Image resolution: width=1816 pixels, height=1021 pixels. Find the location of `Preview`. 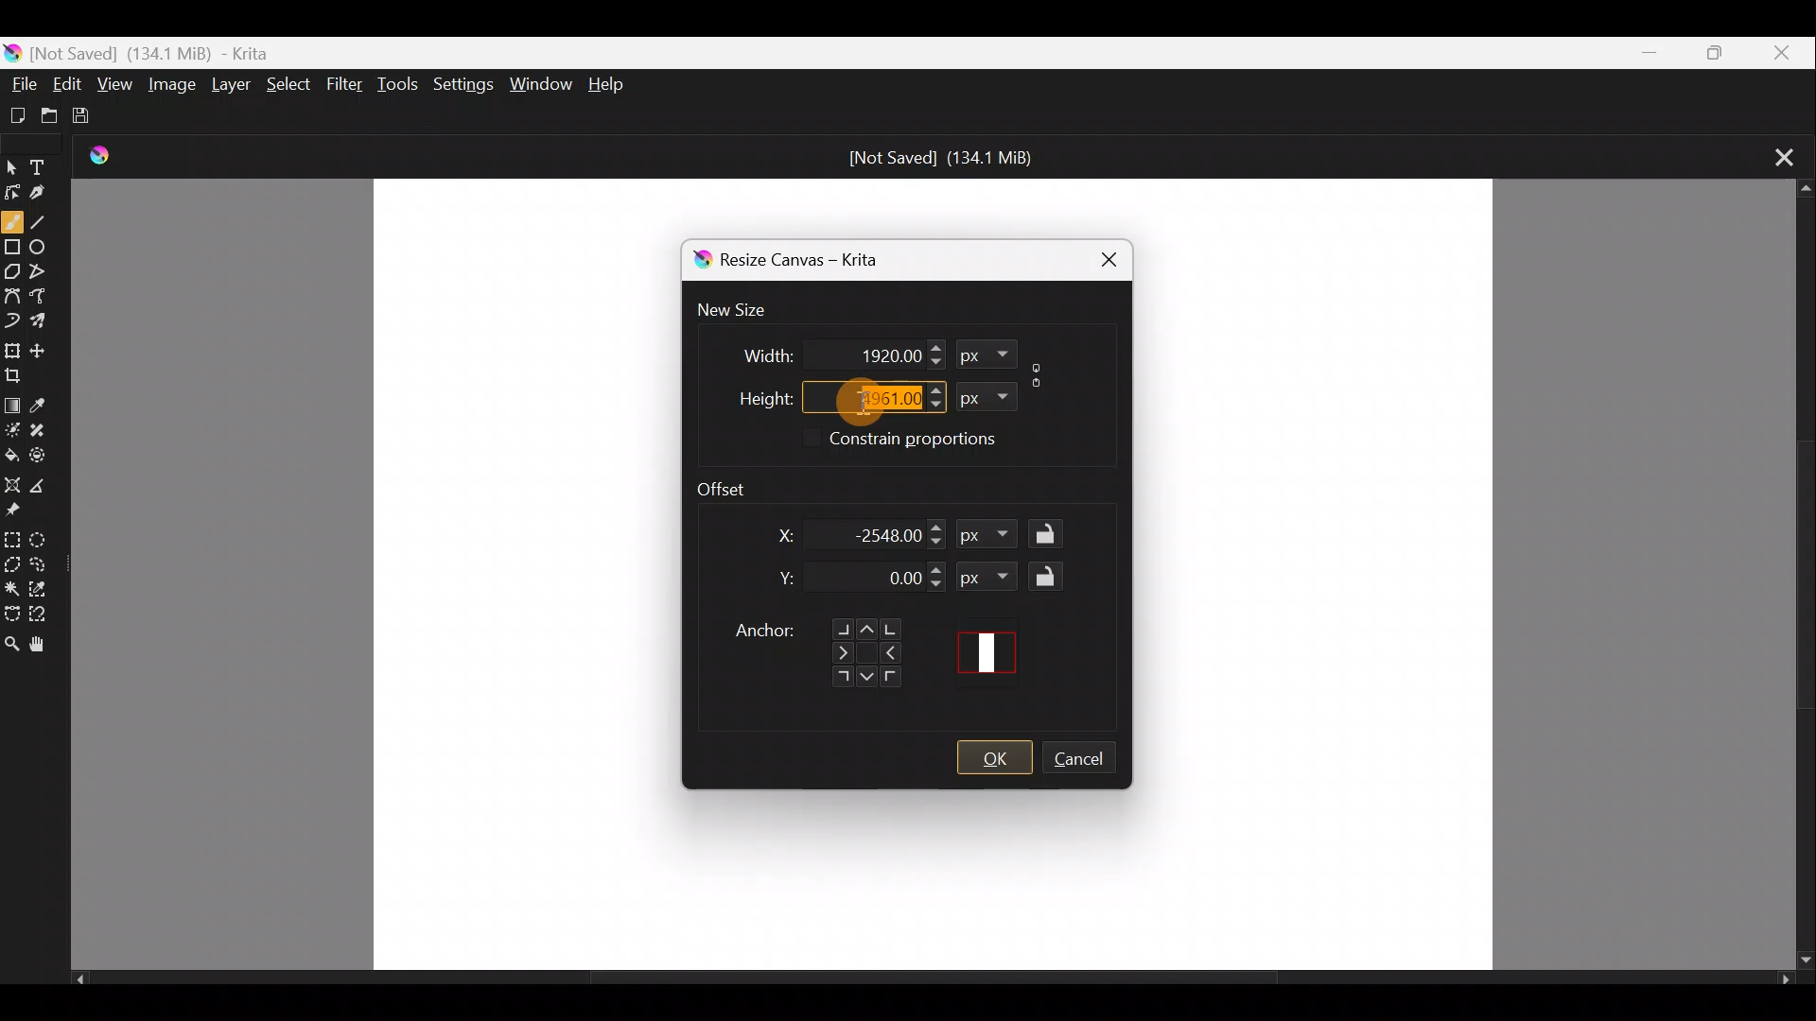

Preview is located at coordinates (993, 652).